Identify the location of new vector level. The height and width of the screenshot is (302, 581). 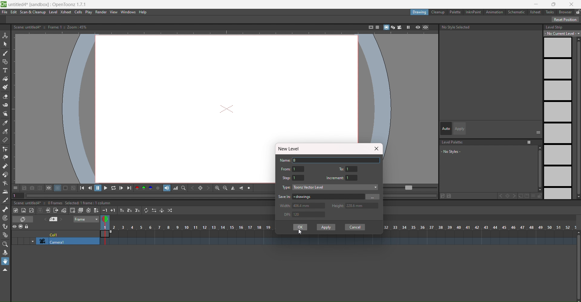
(32, 210).